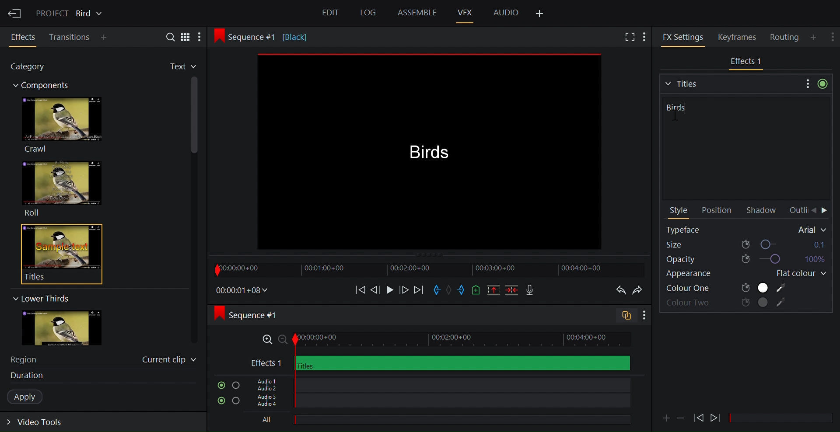  What do you see at coordinates (674, 116) in the screenshot?
I see `cursor` at bounding box center [674, 116].